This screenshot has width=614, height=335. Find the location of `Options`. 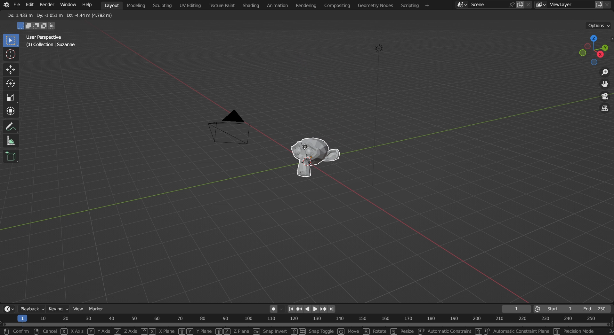

Options is located at coordinates (599, 25).